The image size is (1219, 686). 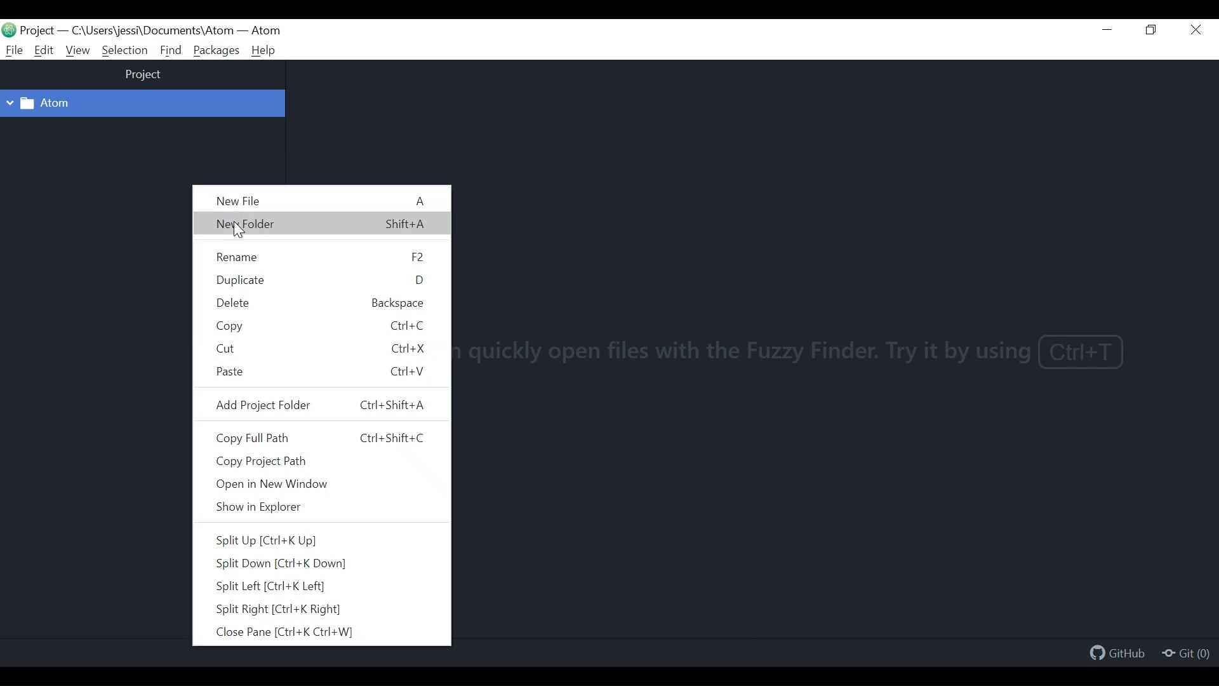 What do you see at coordinates (393, 404) in the screenshot?
I see `Ctrl+Shift+A` at bounding box center [393, 404].